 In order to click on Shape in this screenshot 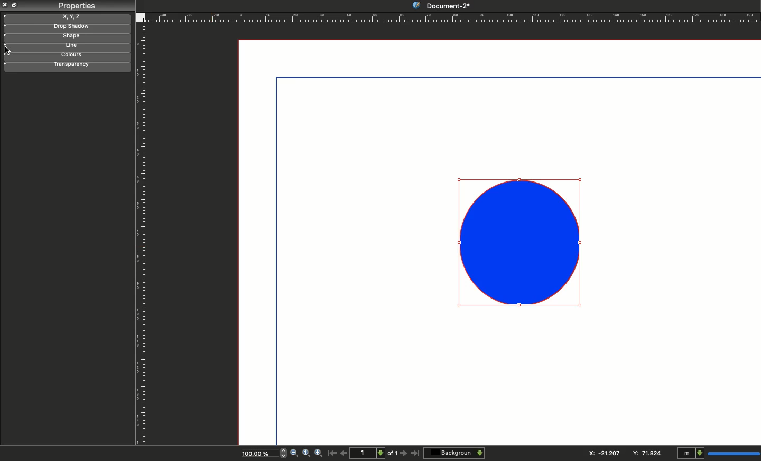, I will do `click(522, 242)`.